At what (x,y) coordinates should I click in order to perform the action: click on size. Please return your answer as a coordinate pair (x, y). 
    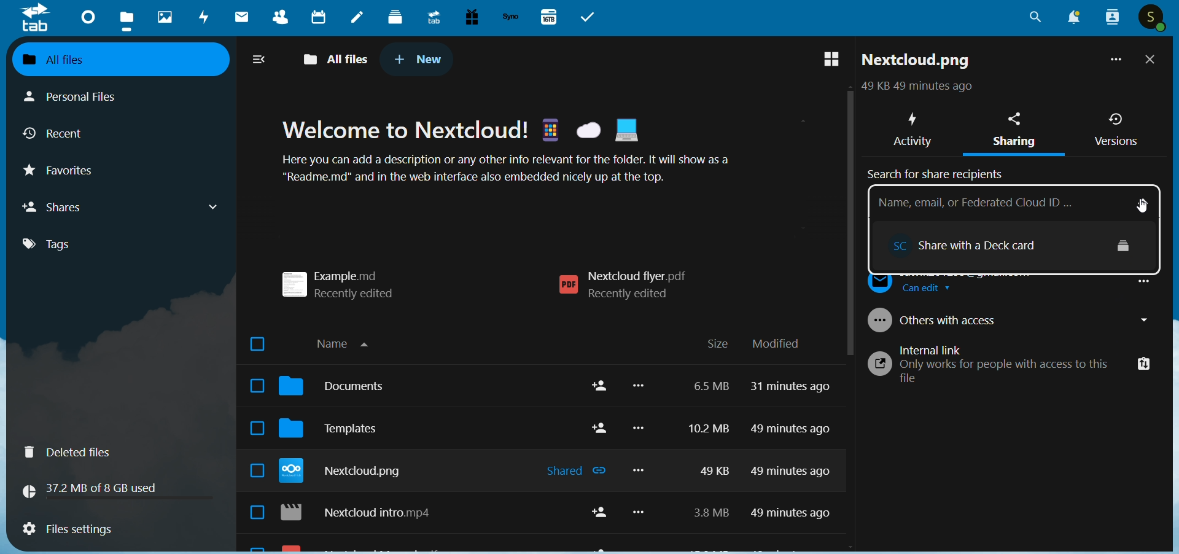
    Looking at the image, I should click on (717, 345).